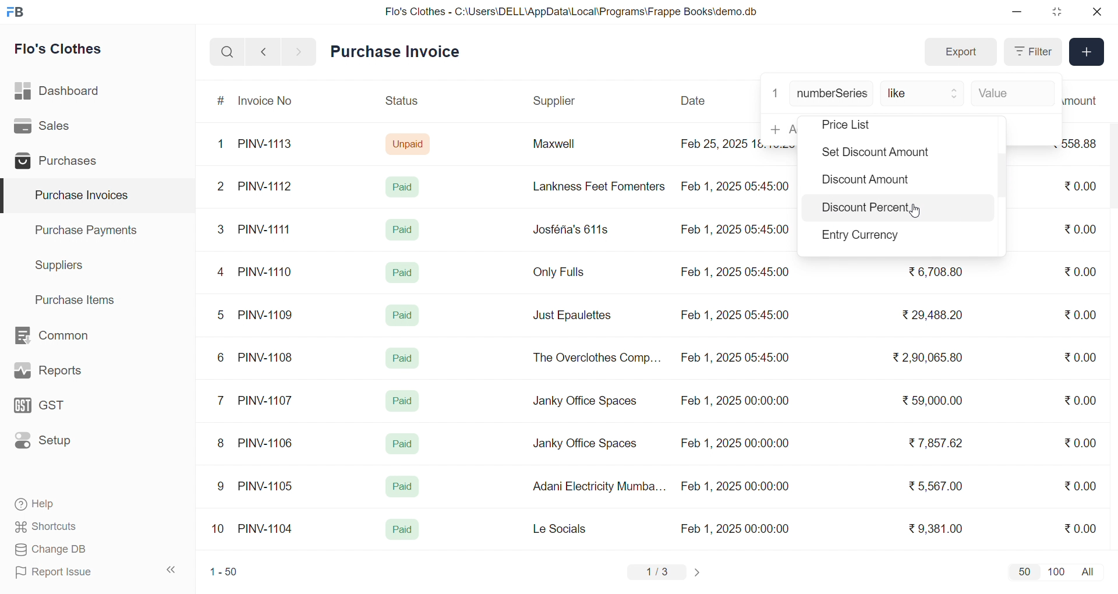 Image resolution: width=1118 pixels, height=594 pixels. I want to click on navigate forward, so click(300, 51).